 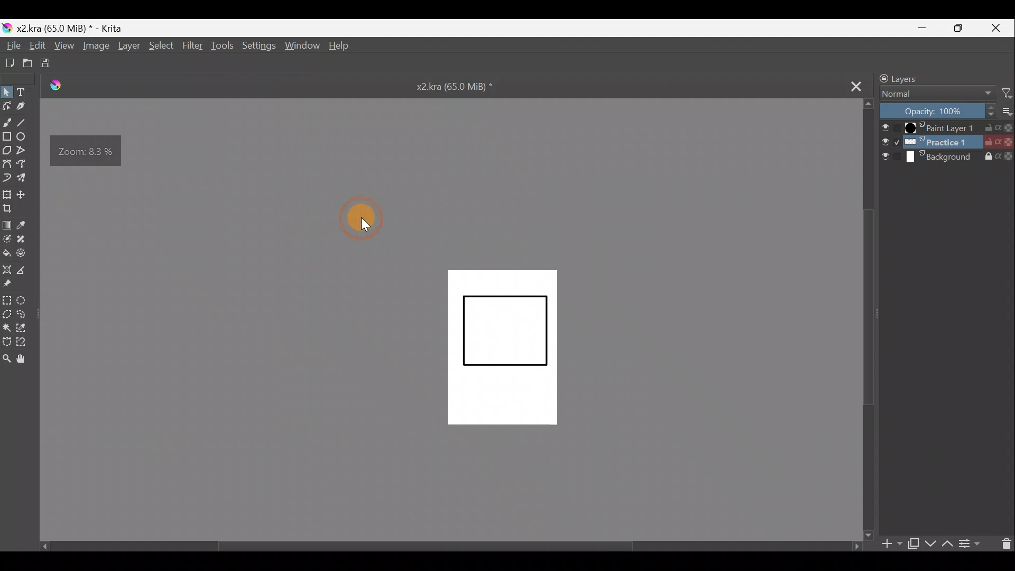 What do you see at coordinates (7, 162) in the screenshot?
I see `Bezier curve tool` at bounding box center [7, 162].